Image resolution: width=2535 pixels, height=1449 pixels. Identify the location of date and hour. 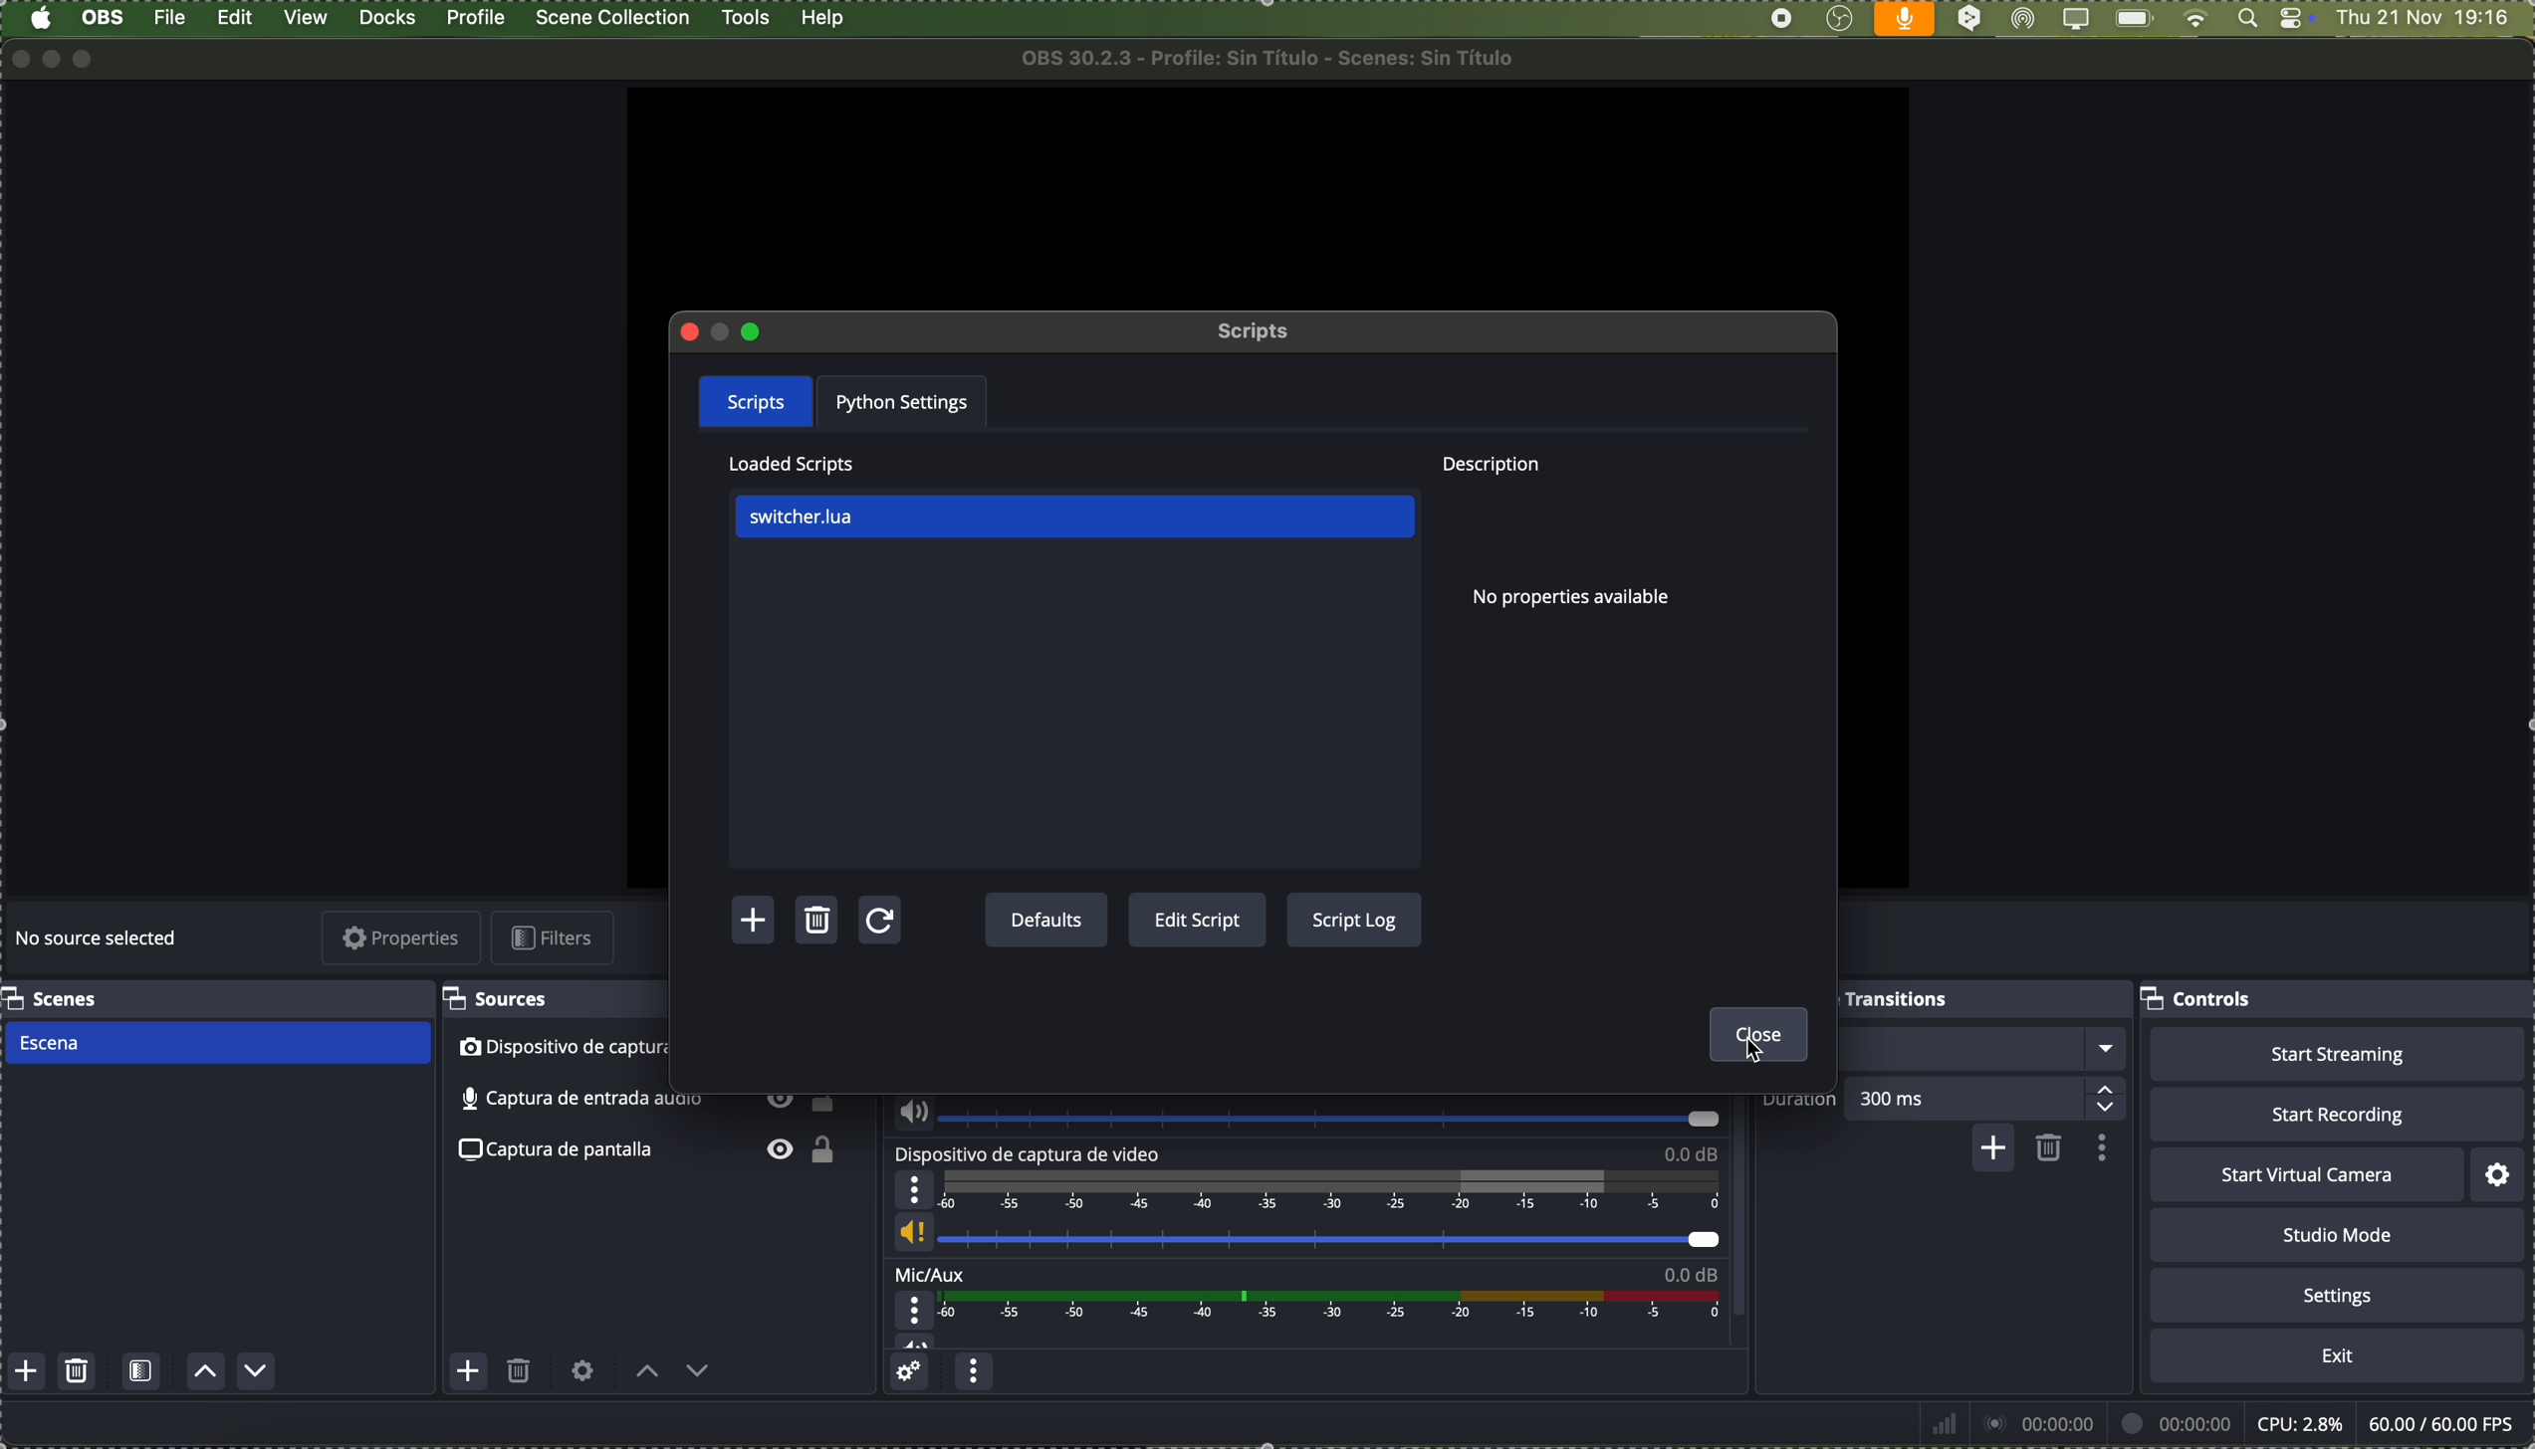
(2433, 19).